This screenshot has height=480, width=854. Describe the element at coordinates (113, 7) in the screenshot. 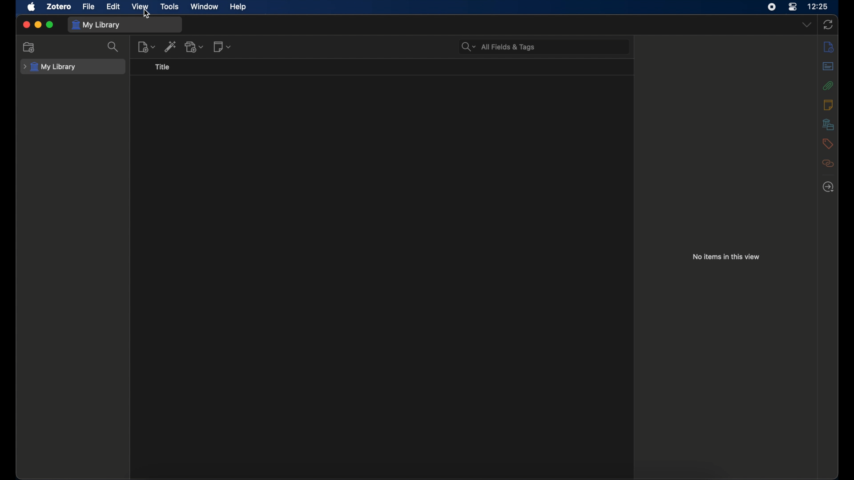

I see `edit` at that location.